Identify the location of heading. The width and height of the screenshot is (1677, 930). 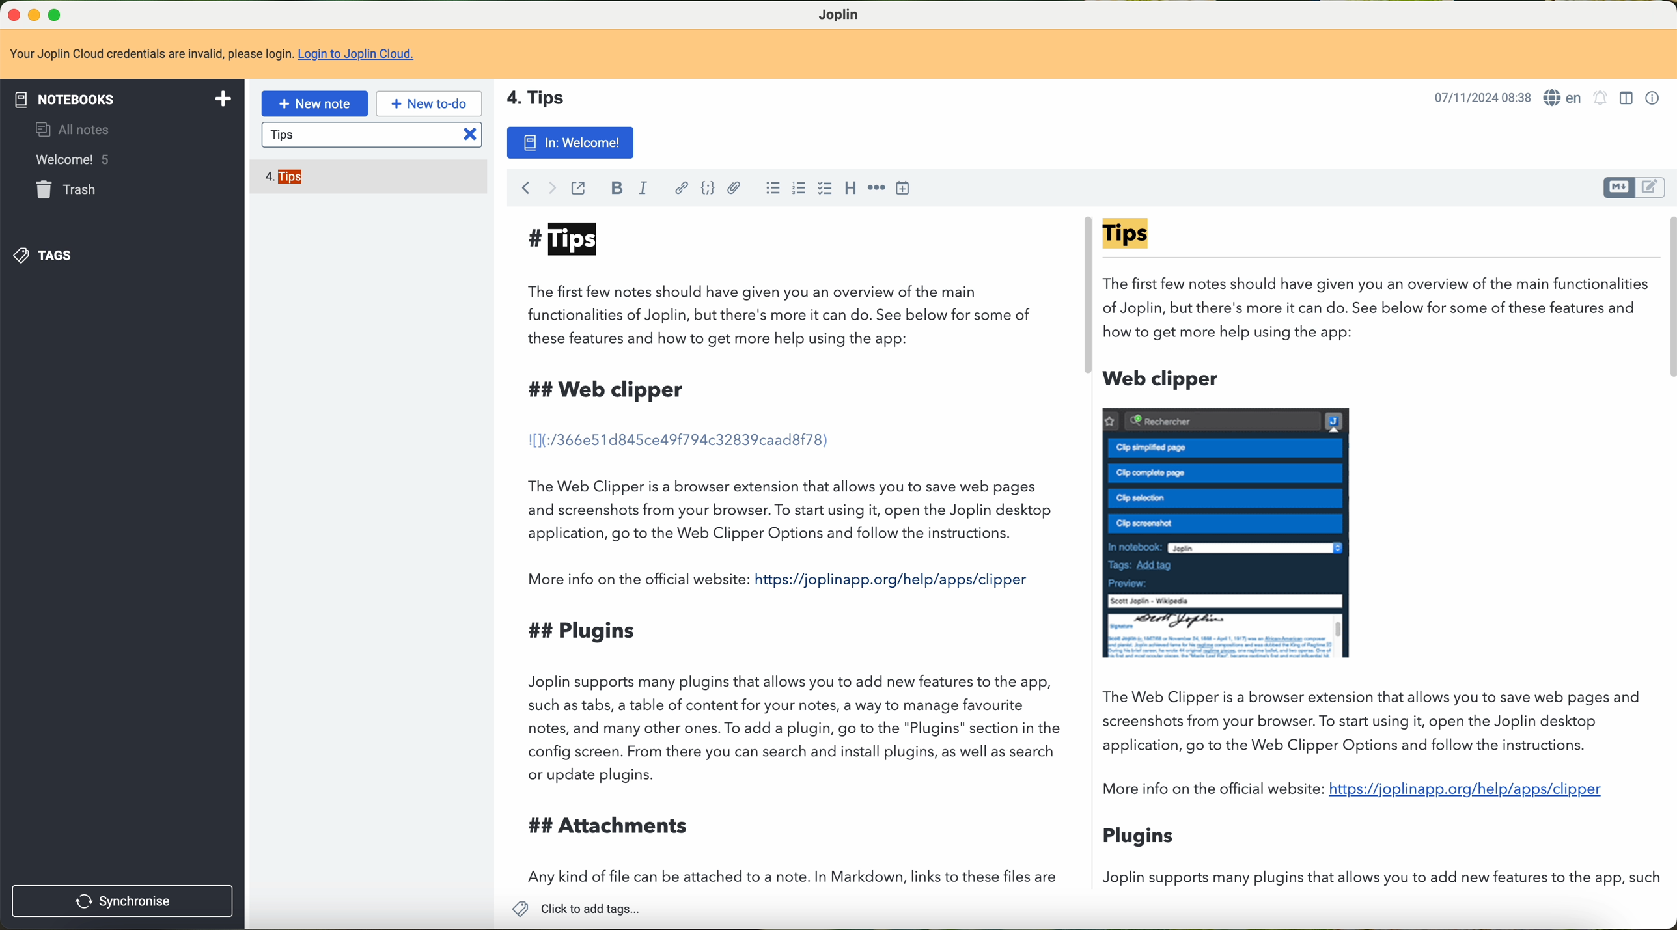
(848, 188).